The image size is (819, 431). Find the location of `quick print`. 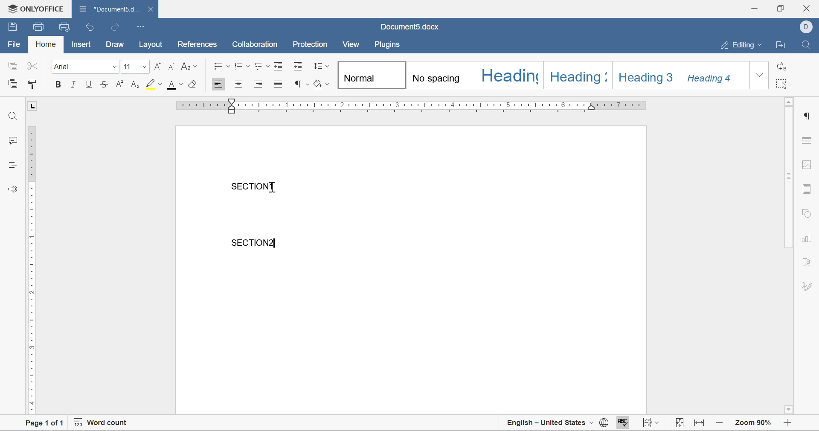

quick print is located at coordinates (65, 26).